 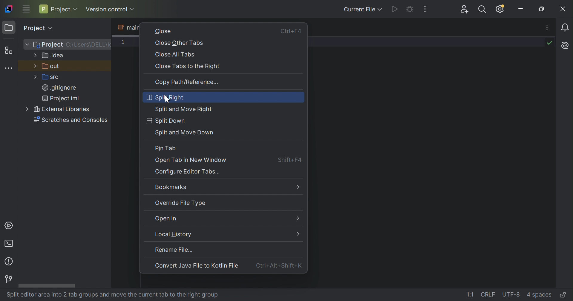 What do you see at coordinates (168, 219) in the screenshot?
I see `Open in` at bounding box center [168, 219].